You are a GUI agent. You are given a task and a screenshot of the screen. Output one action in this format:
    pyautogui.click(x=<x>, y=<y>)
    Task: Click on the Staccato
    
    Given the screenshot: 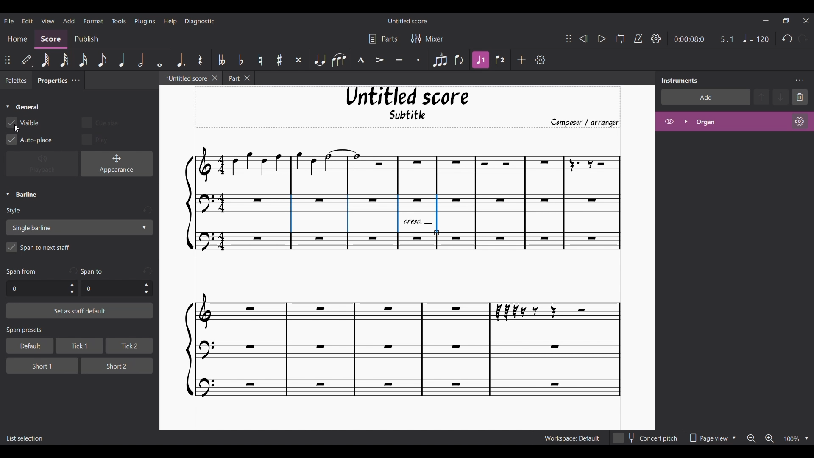 What is the action you would take?
    pyautogui.click(x=419, y=60)
    